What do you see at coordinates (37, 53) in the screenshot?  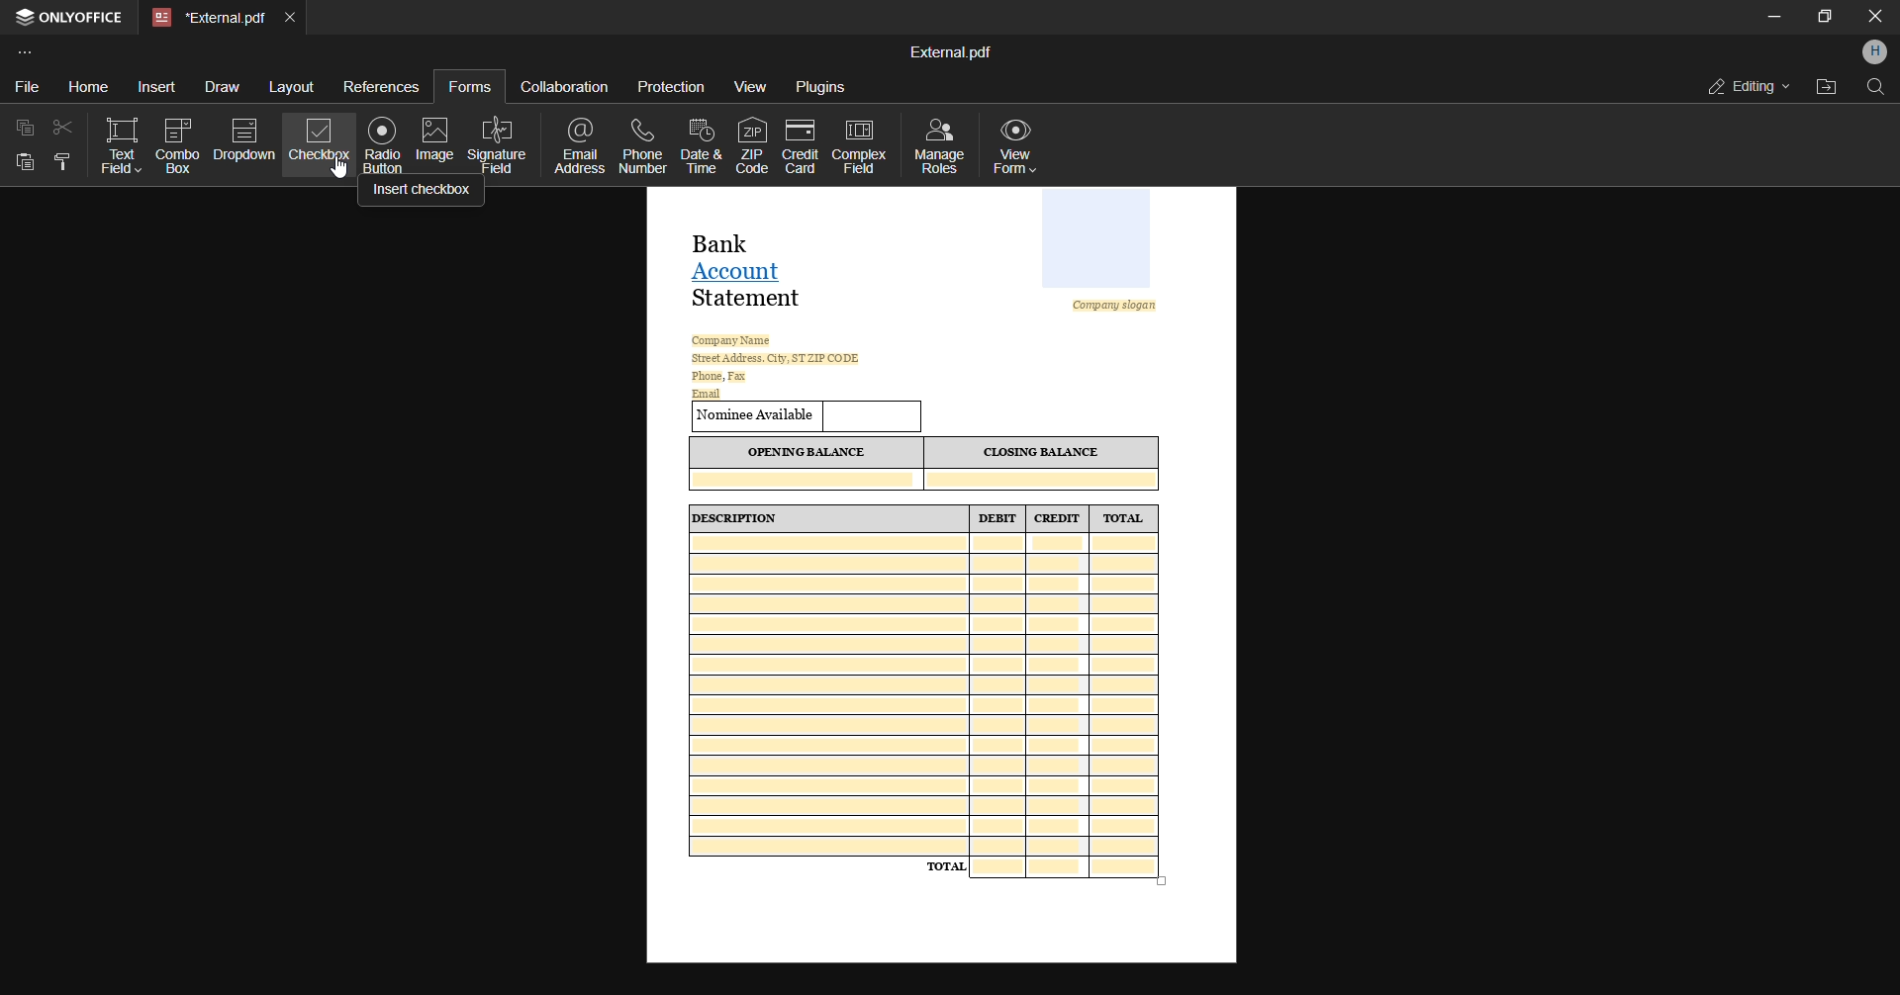 I see `customize toolbar` at bounding box center [37, 53].